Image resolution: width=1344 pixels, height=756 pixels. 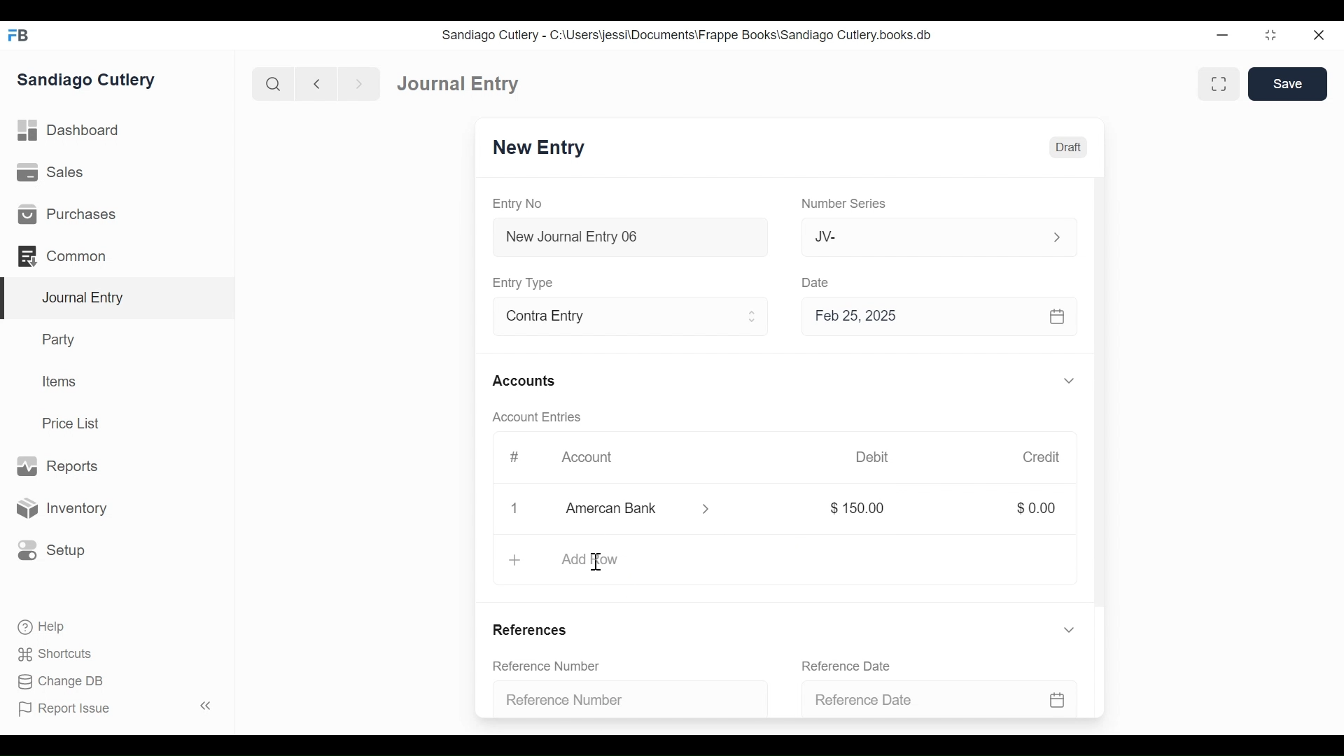 What do you see at coordinates (554, 667) in the screenshot?
I see `Reference Number` at bounding box center [554, 667].